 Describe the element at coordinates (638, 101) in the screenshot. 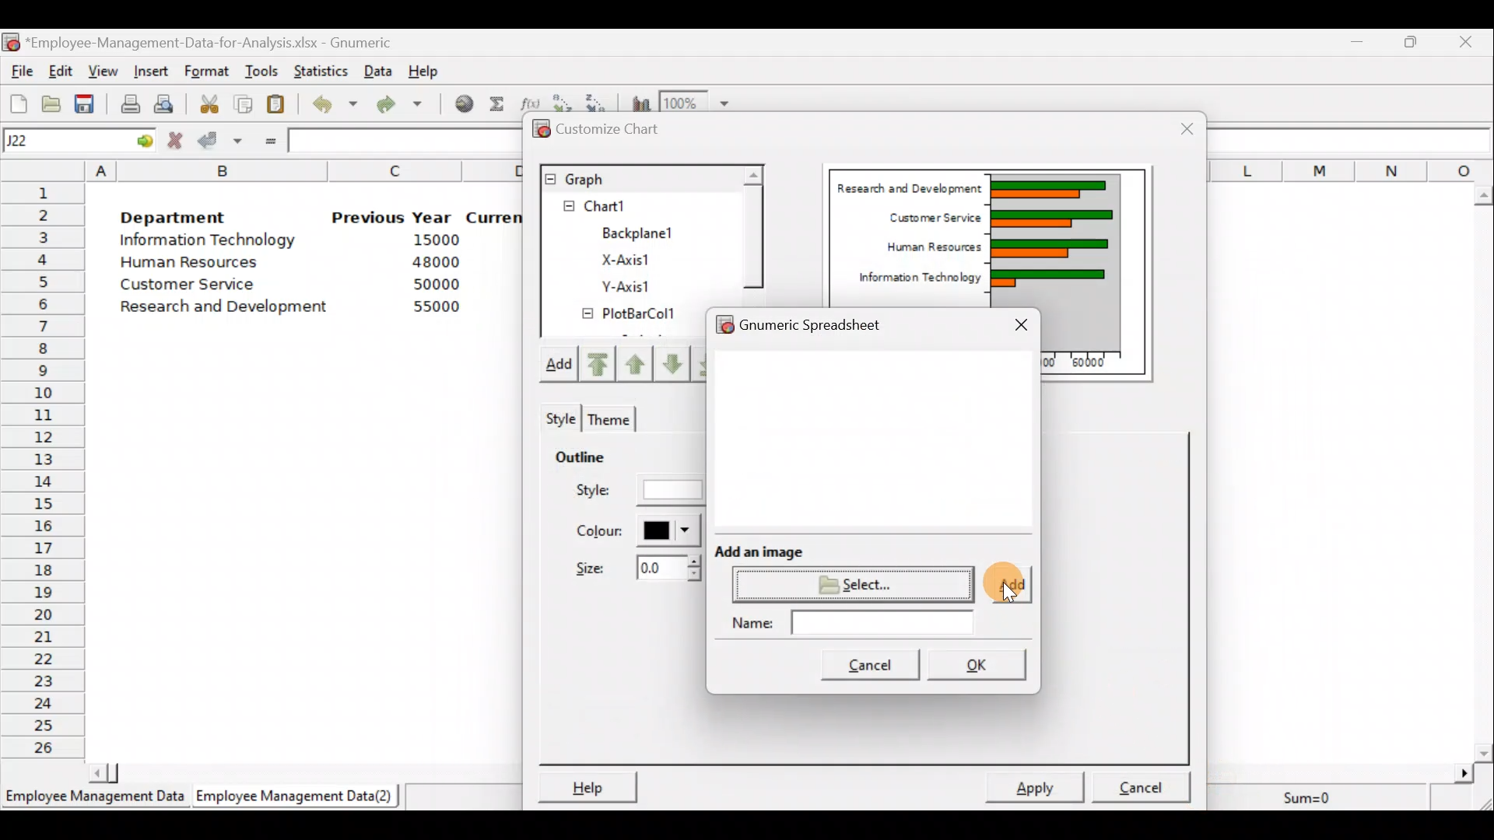

I see `Insert a chart` at that location.